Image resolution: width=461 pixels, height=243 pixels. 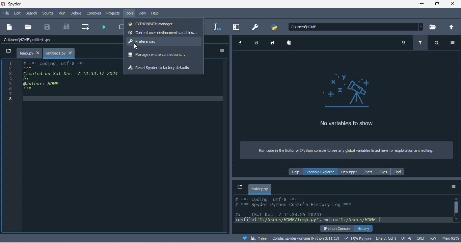 What do you see at coordinates (48, 27) in the screenshot?
I see `save` at bounding box center [48, 27].